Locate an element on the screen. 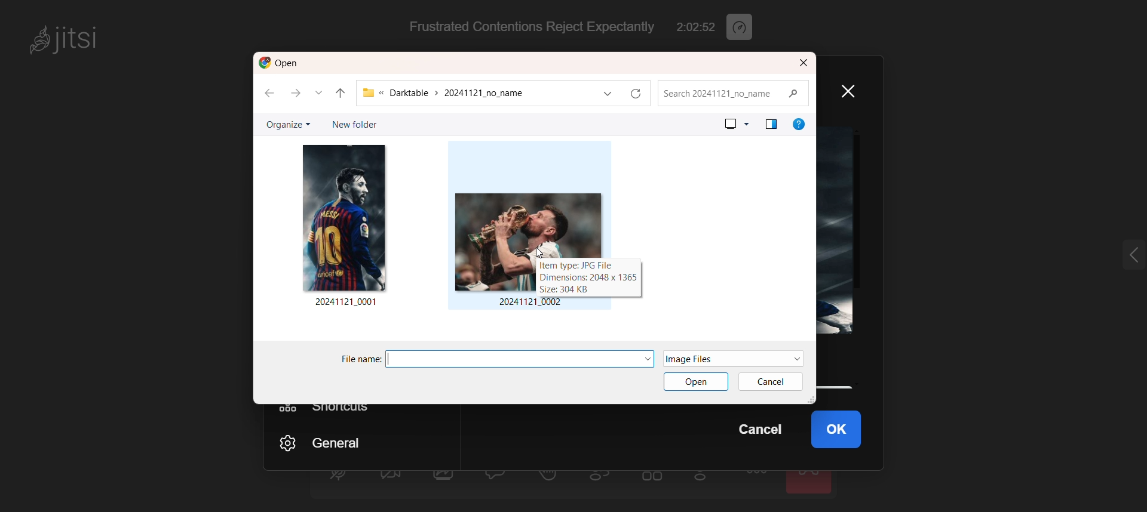 This screenshot has width=1147, height=512. start camera is located at coordinates (390, 479).